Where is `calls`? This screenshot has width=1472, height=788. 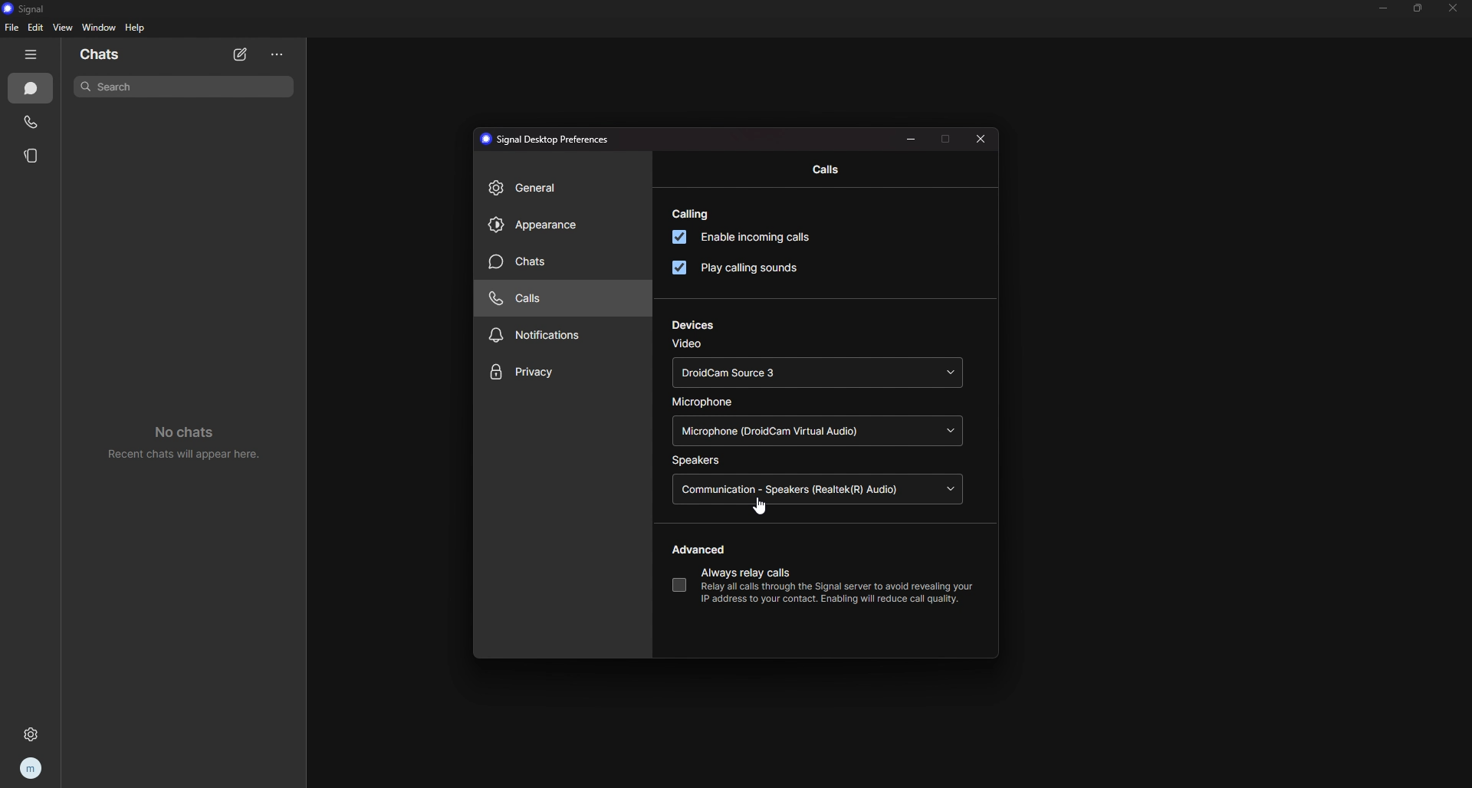
calls is located at coordinates (821, 169).